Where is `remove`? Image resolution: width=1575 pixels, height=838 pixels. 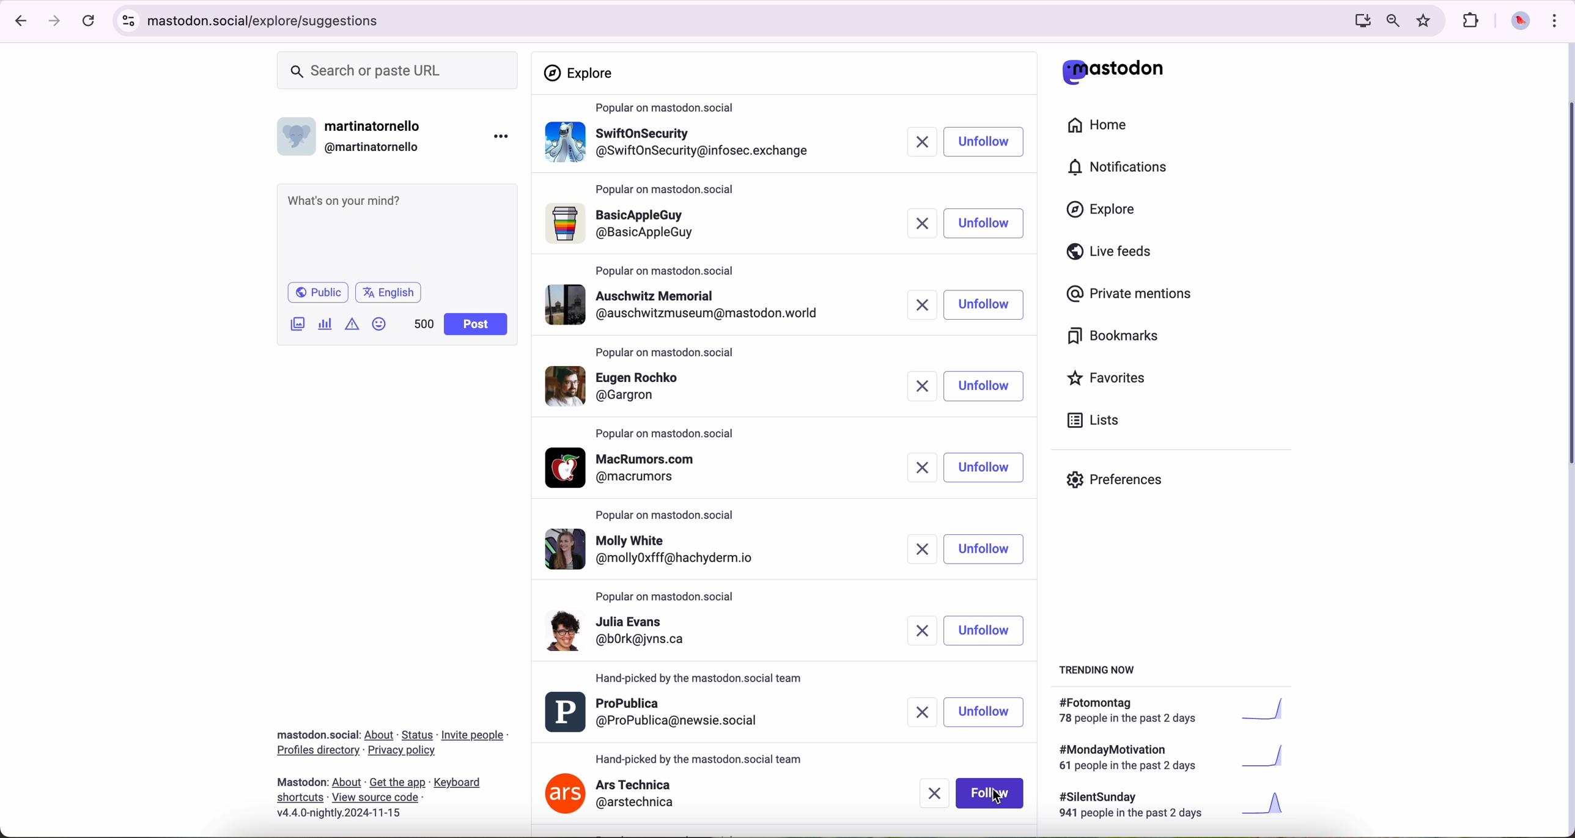 remove is located at coordinates (918, 143).